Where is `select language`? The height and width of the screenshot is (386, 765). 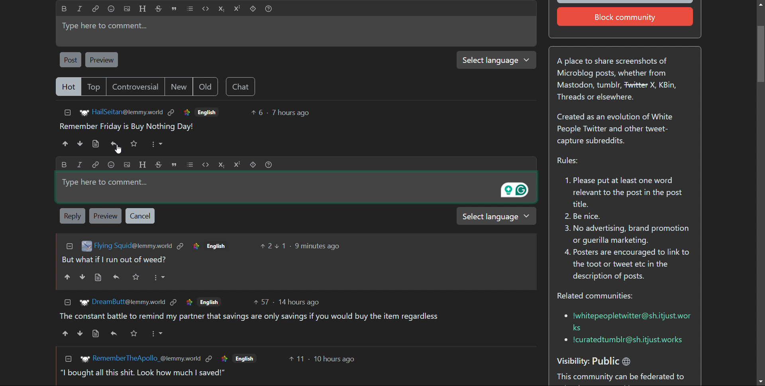
select language is located at coordinates (493, 60).